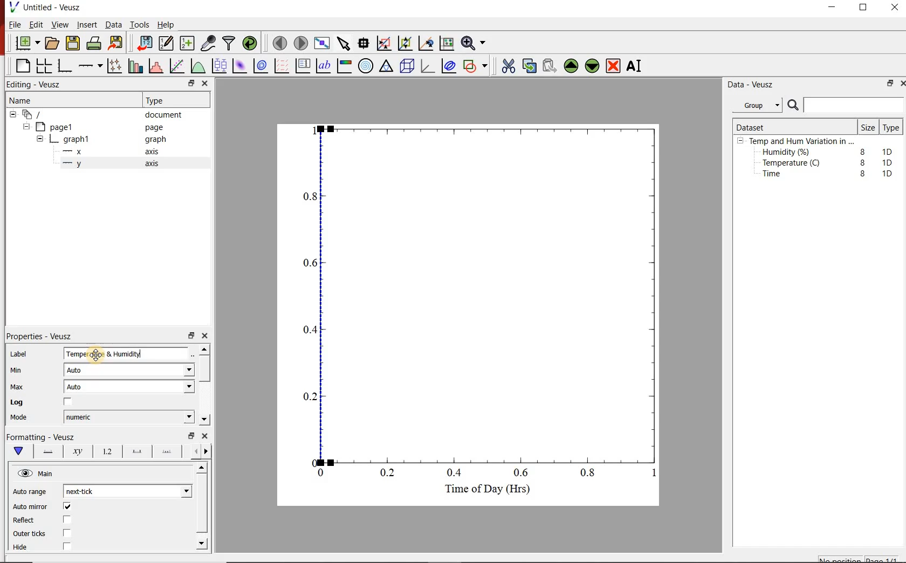 The width and height of the screenshot is (906, 563). Describe the element at coordinates (308, 330) in the screenshot. I see `0.4` at that location.